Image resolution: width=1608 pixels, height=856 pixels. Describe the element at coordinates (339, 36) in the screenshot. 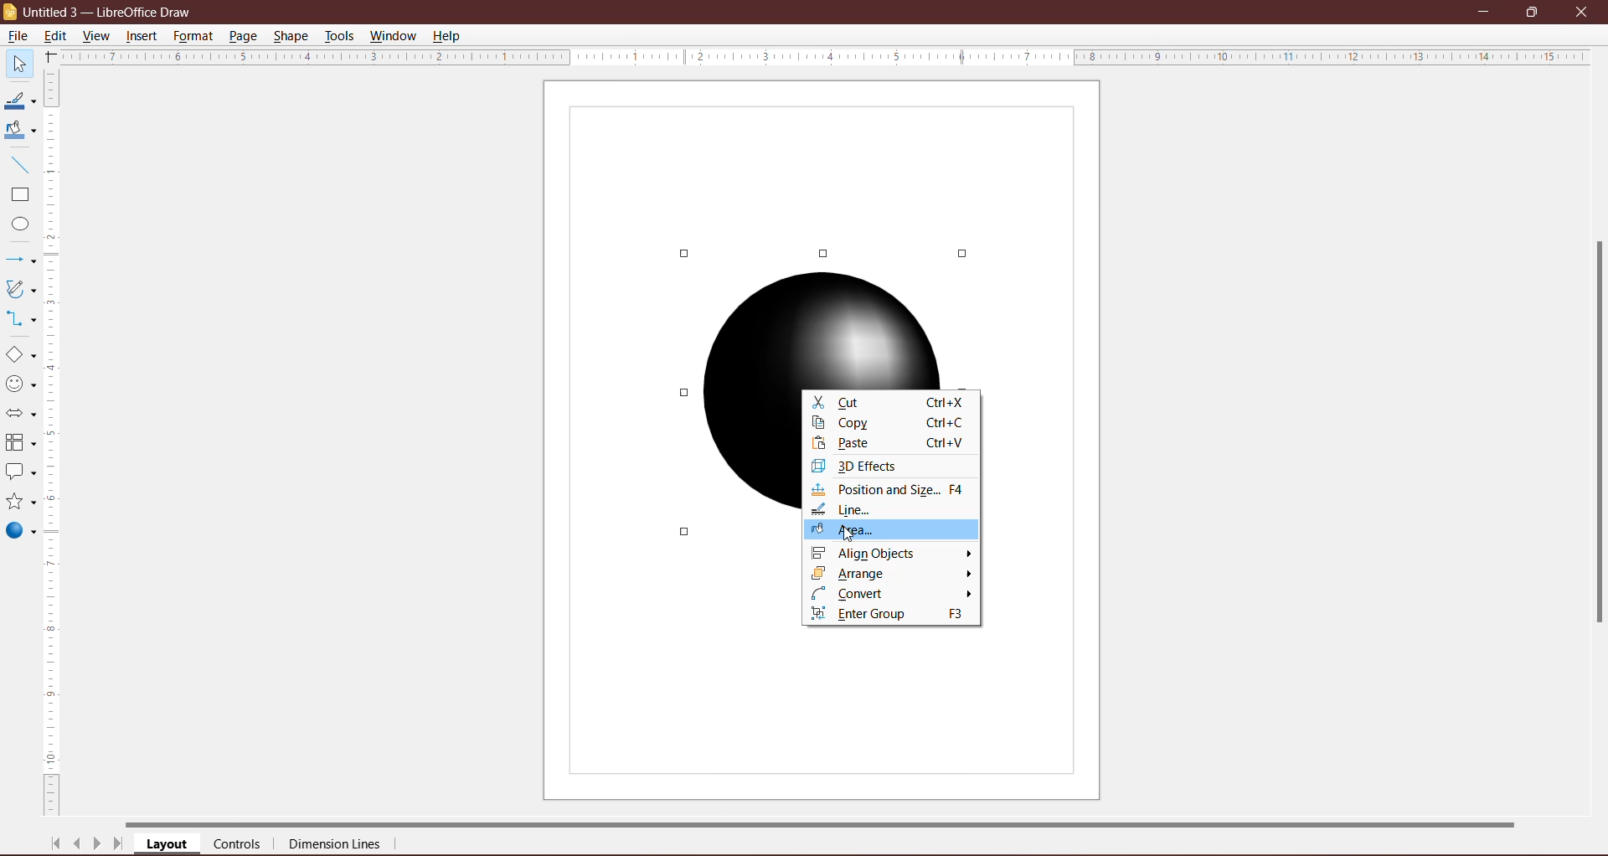

I see `Tools` at that location.